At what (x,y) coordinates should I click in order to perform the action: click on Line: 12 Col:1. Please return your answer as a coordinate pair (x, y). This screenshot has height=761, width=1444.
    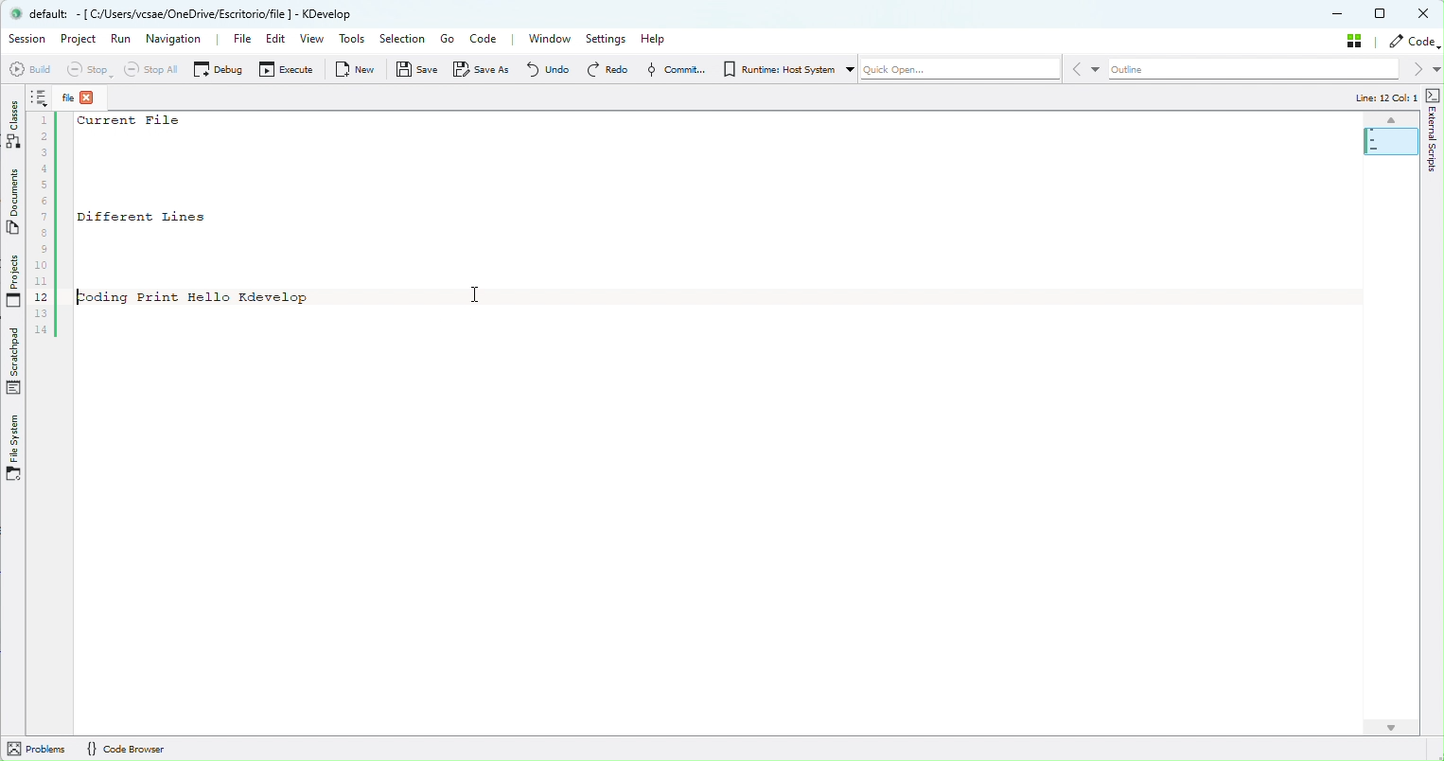
    Looking at the image, I should click on (1376, 97).